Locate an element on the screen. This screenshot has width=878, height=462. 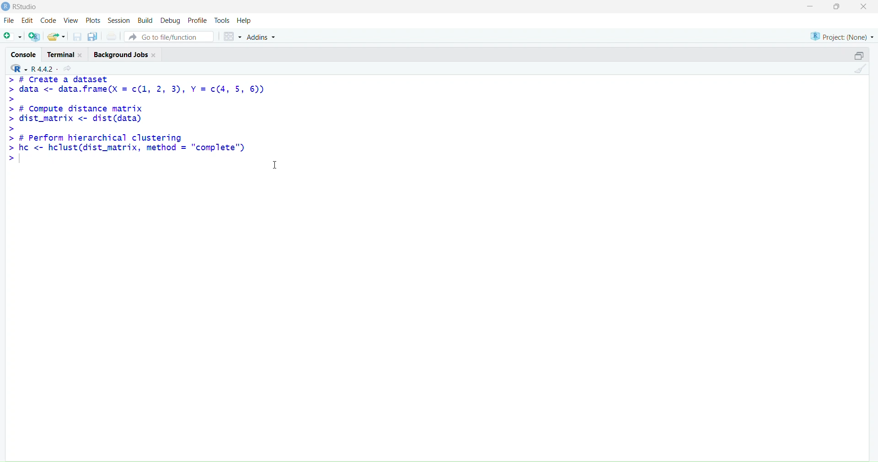
Text cursor is located at coordinates (273, 165).